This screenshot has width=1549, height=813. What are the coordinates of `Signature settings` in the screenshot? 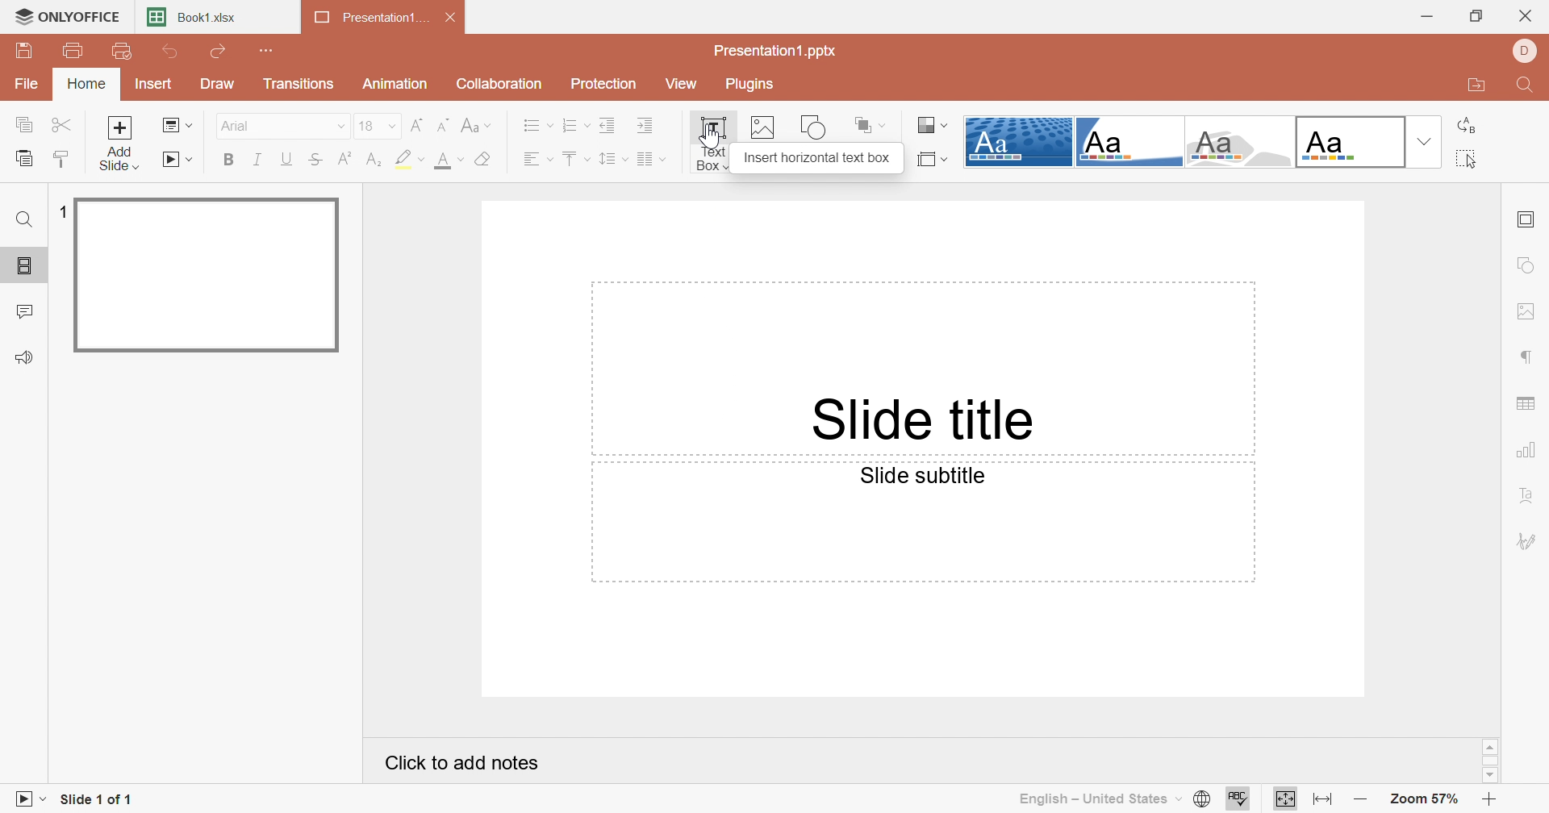 It's located at (1529, 542).